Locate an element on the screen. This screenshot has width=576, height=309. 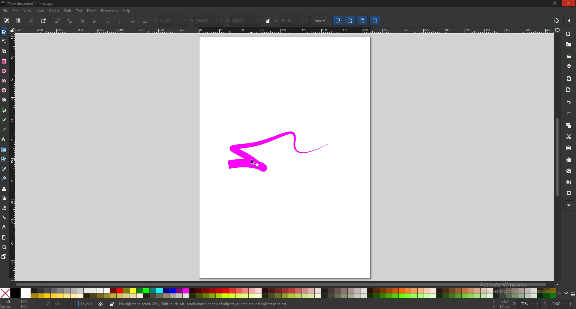
print is located at coordinates (569, 66).